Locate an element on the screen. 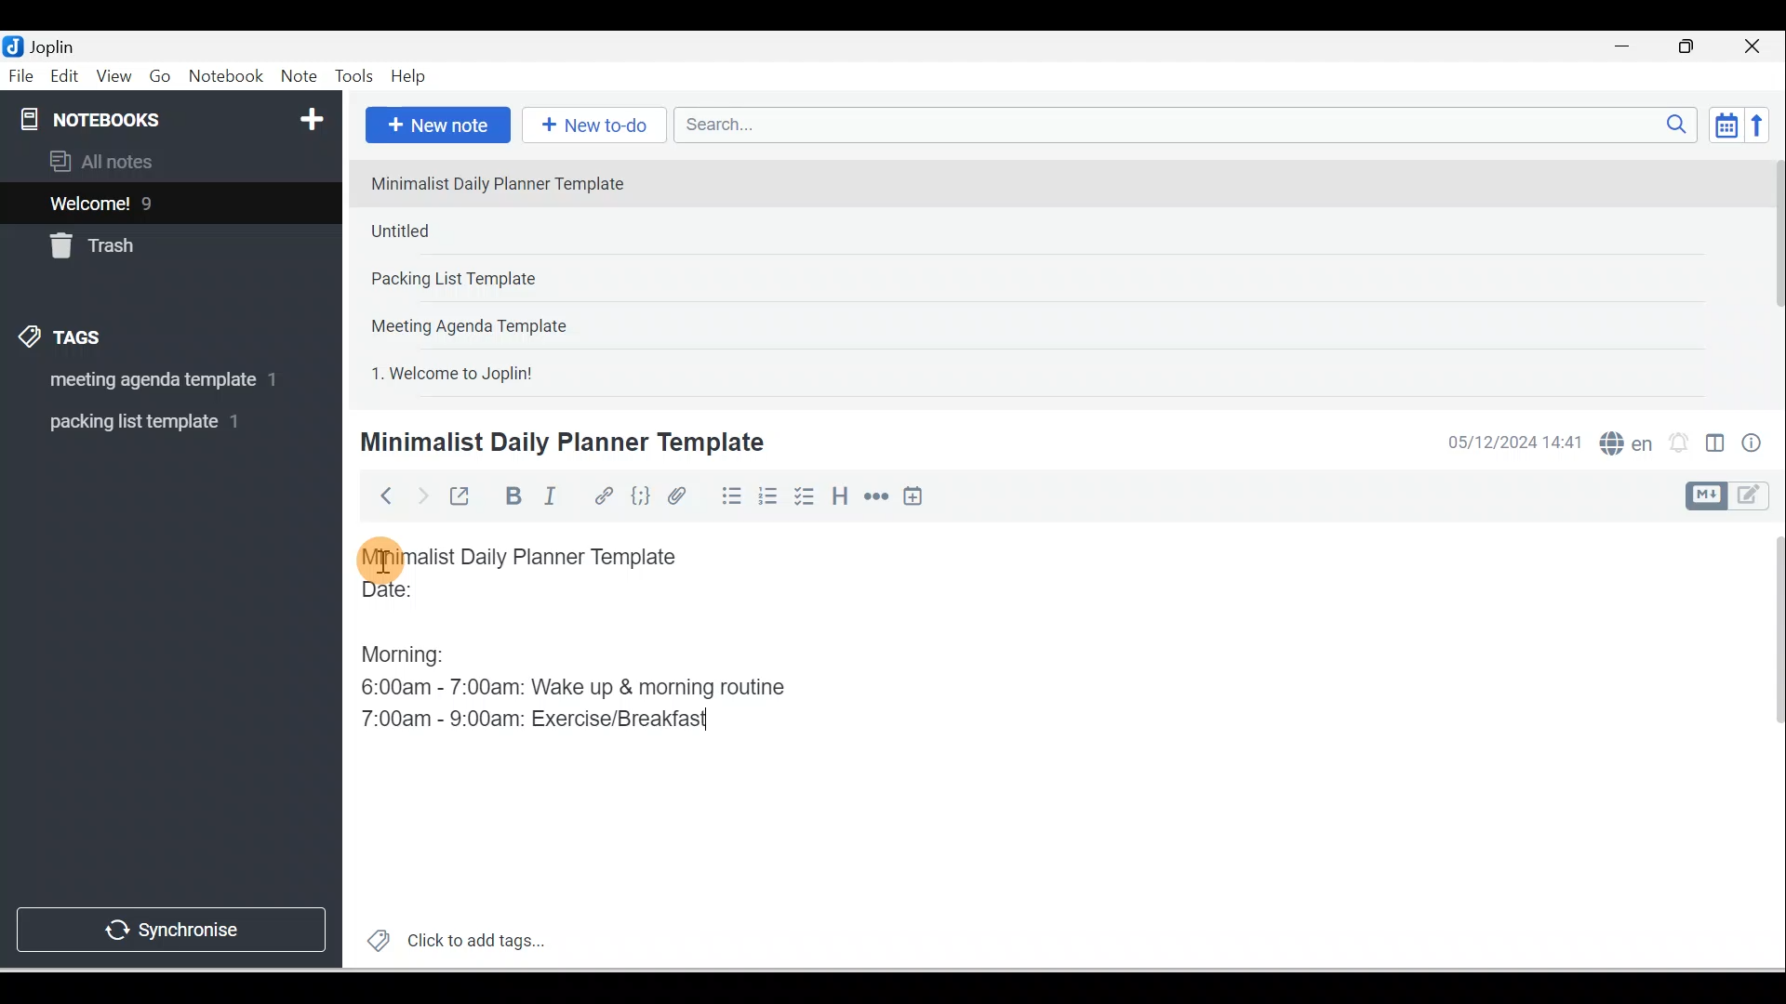 The image size is (1786, 1004). Minimalist Daily Planner Template is located at coordinates (538, 557).